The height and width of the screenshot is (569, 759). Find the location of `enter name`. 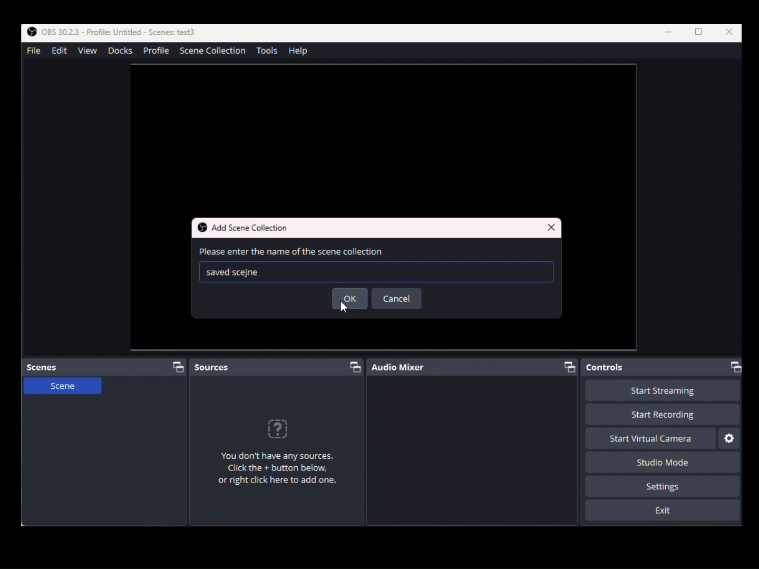

enter name is located at coordinates (293, 252).